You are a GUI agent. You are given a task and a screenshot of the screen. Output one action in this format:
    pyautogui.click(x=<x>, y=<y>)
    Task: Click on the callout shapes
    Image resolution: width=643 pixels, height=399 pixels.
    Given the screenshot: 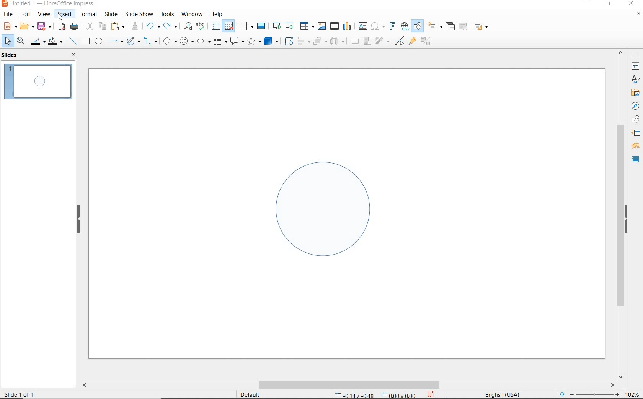 What is the action you would take?
    pyautogui.click(x=236, y=42)
    